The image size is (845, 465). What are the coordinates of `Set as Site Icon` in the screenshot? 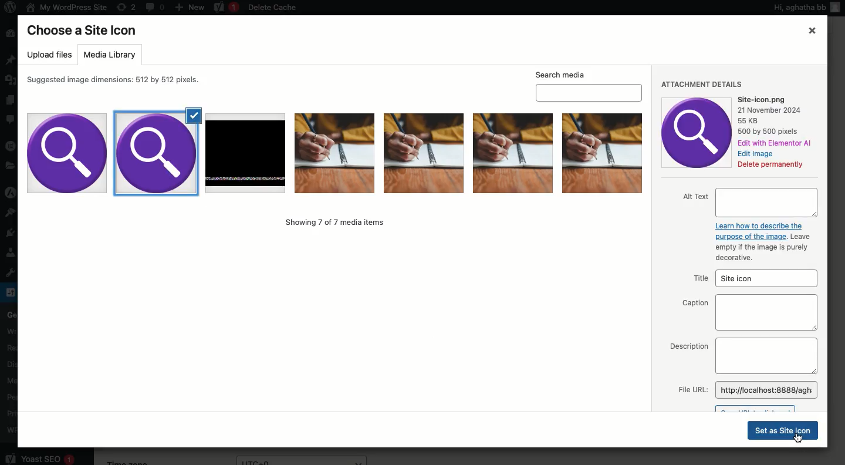 It's located at (782, 430).